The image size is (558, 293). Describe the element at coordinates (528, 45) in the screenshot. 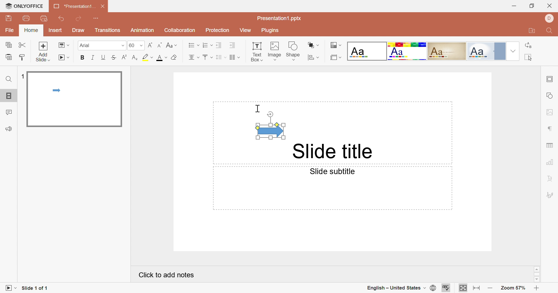

I see `Replace` at that location.